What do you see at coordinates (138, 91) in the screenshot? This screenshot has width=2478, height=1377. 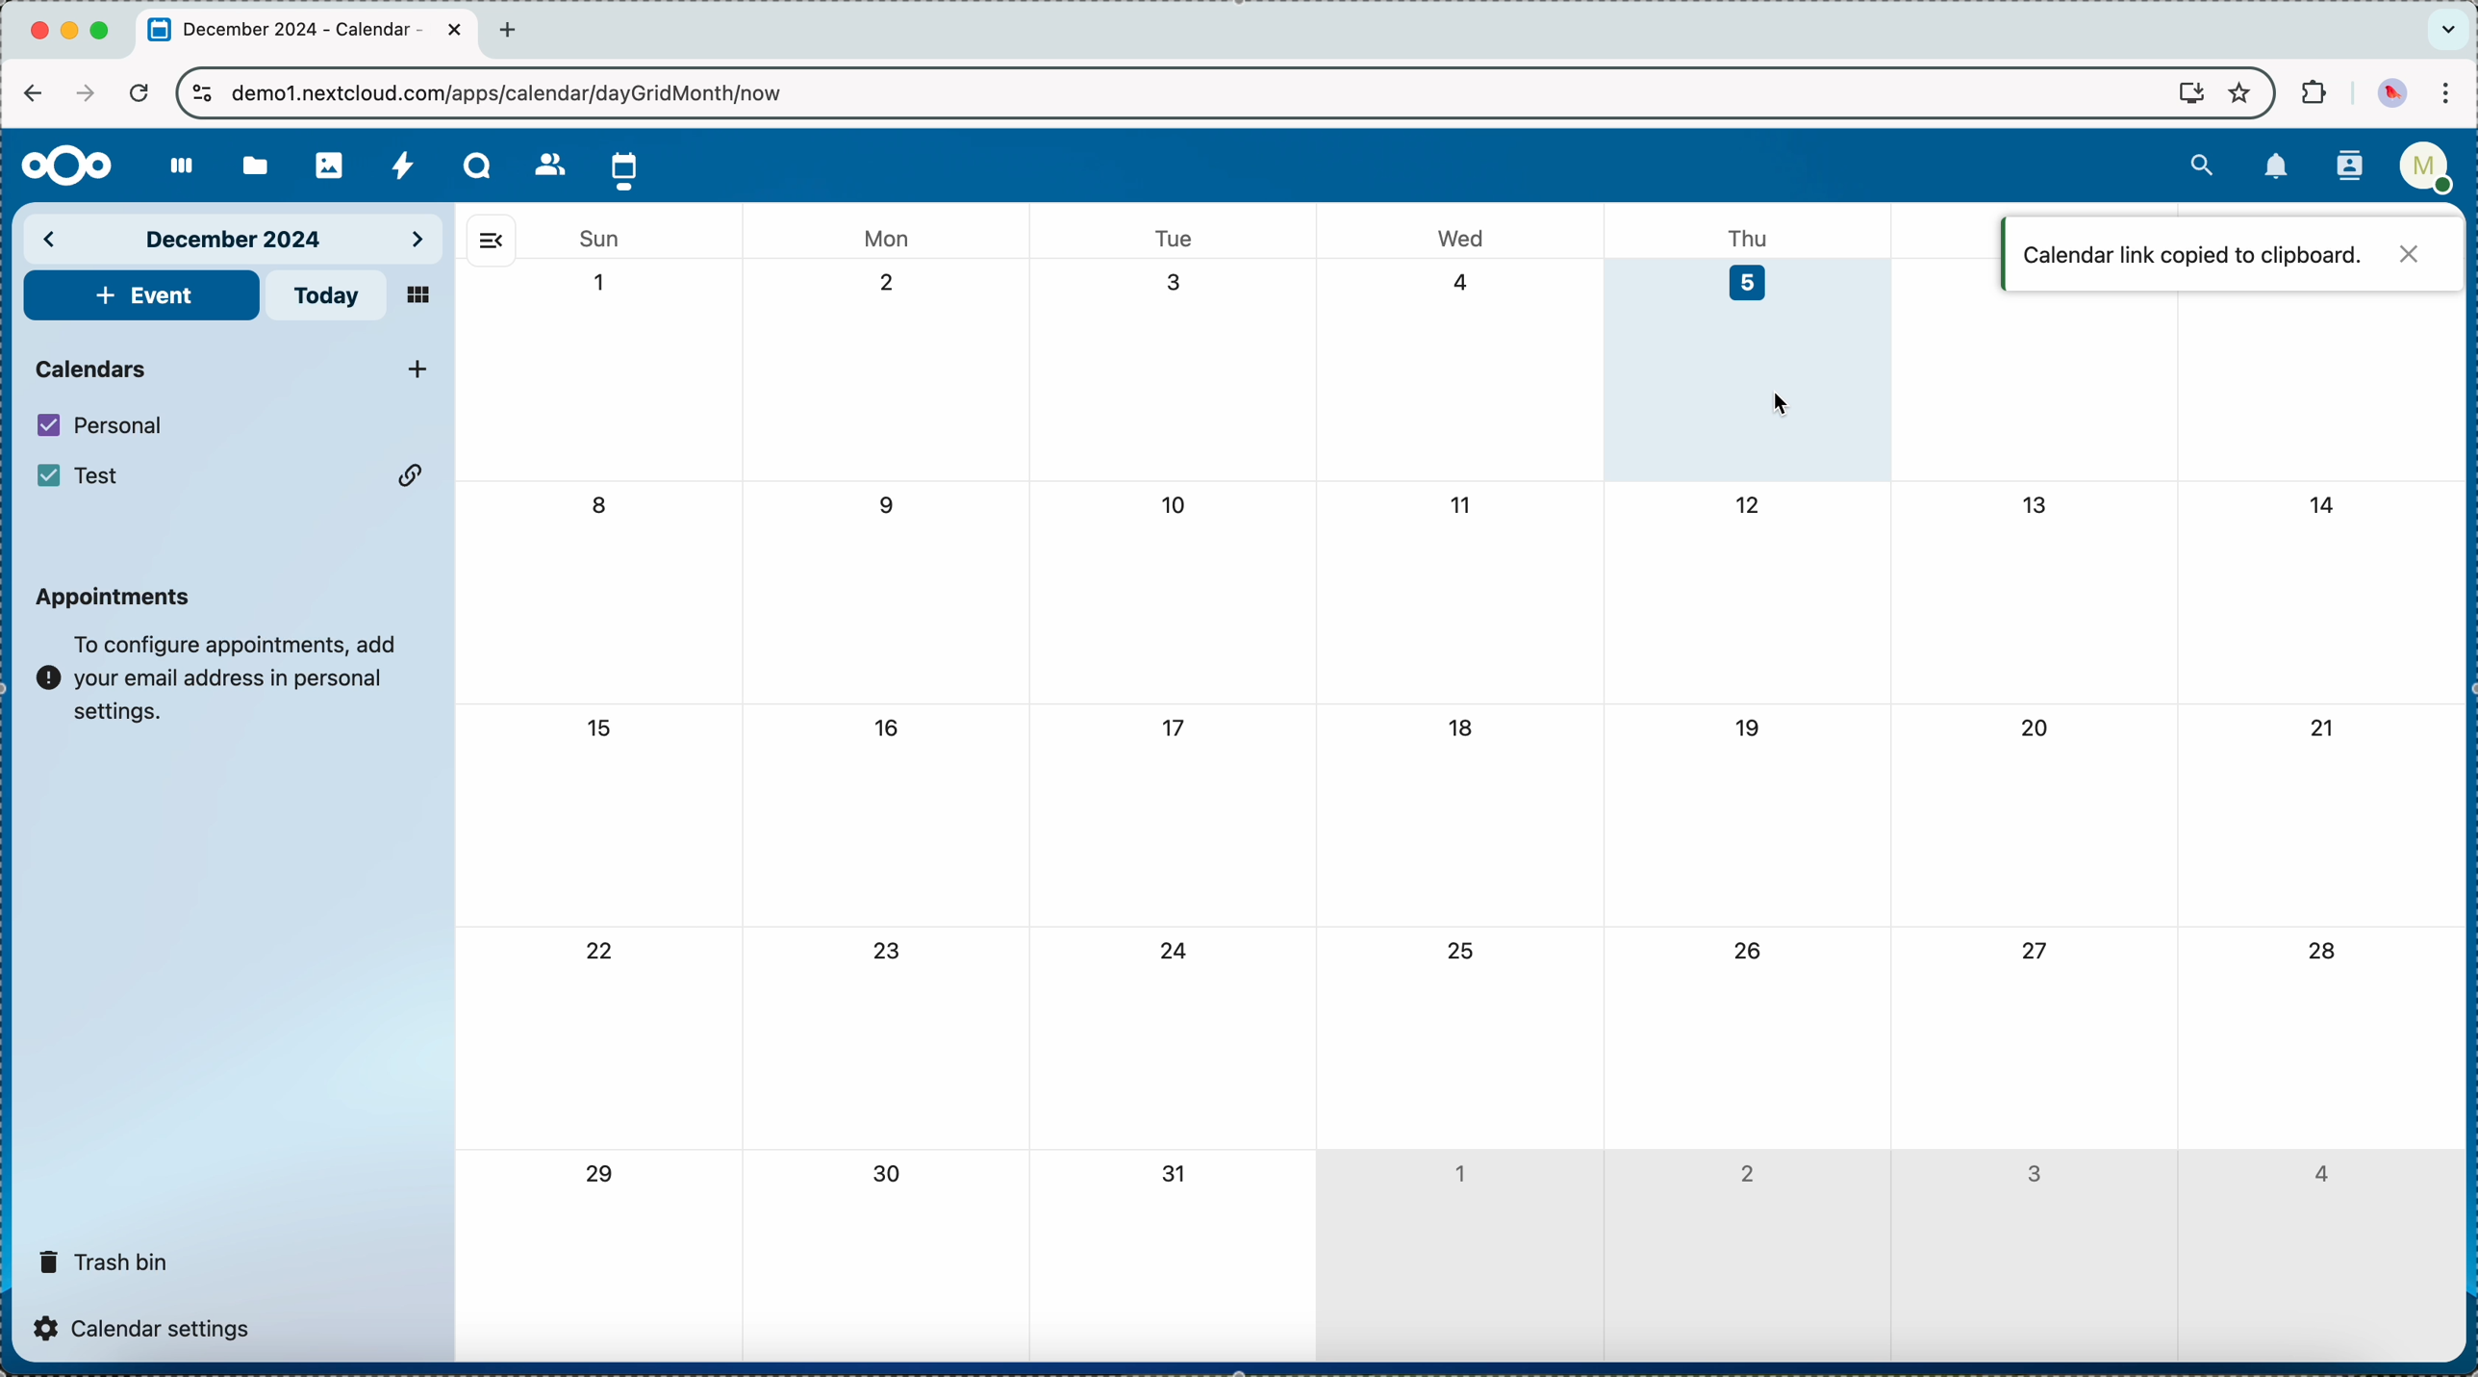 I see `refresh the page` at bounding box center [138, 91].